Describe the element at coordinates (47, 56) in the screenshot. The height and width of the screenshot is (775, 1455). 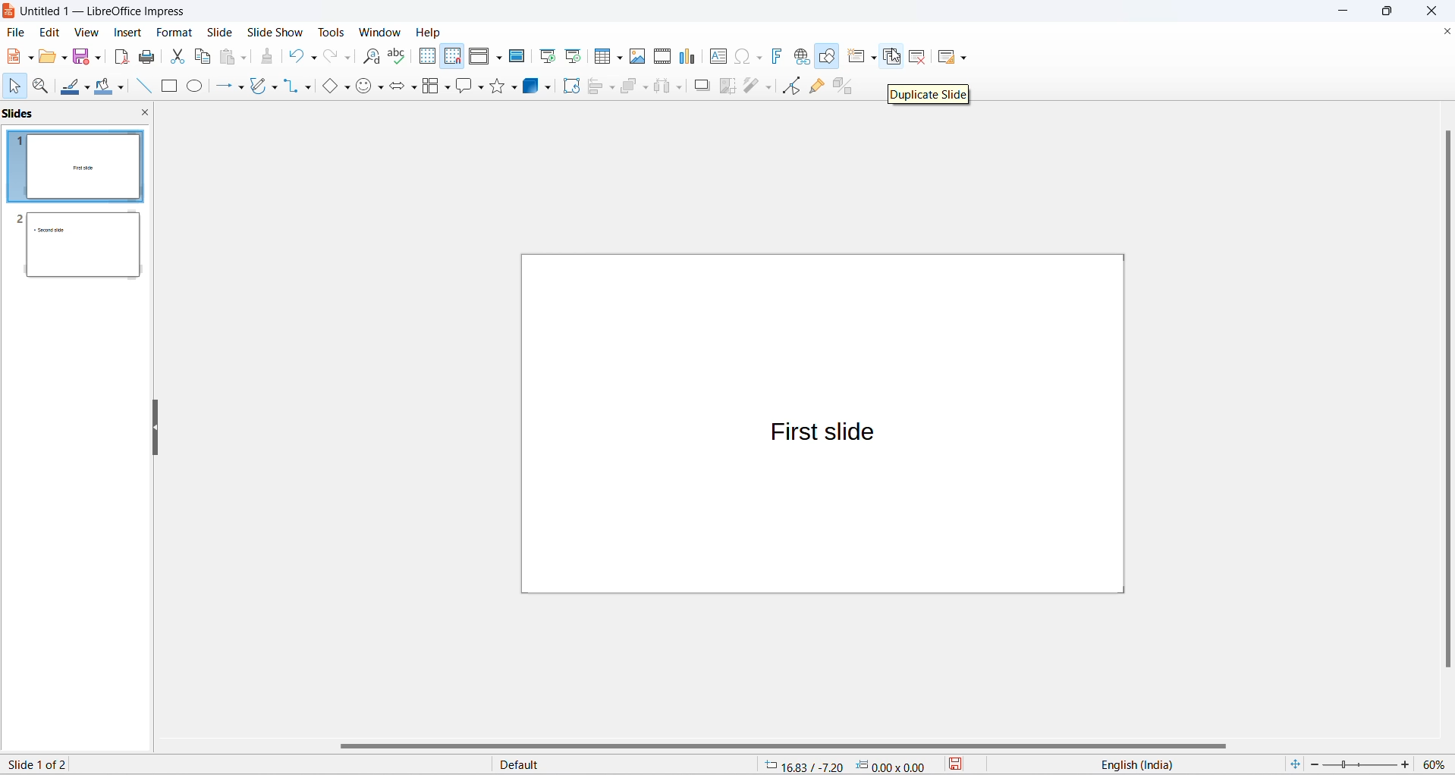
I see `open` at that location.